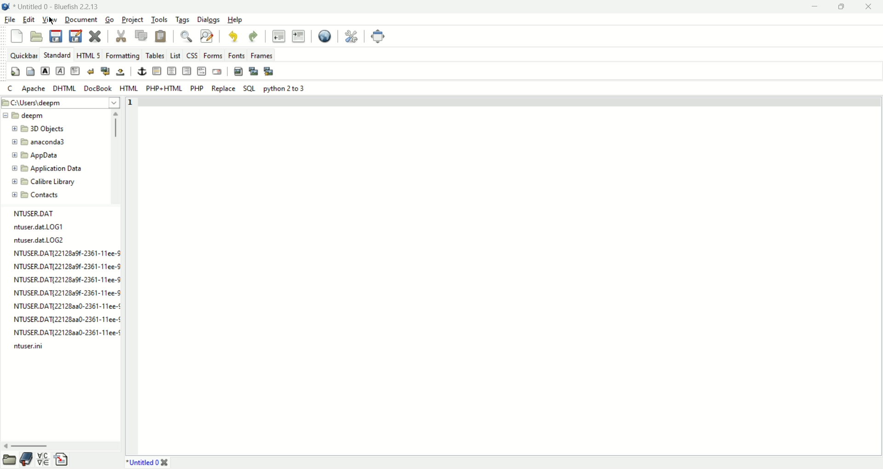 The height and width of the screenshot is (469, 883). Describe the element at coordinates (80, 20) in the screenshot. I see `document` at that location.